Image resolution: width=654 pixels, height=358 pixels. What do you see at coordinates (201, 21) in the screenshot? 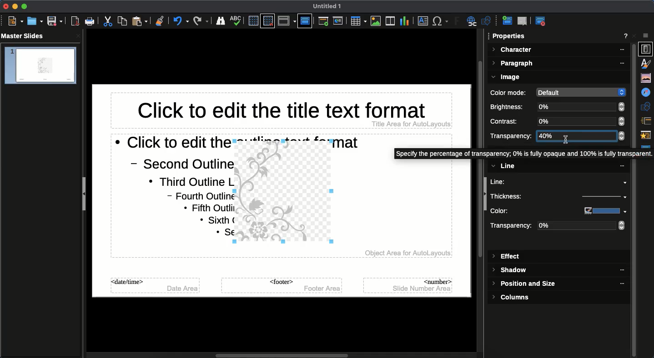
I see `Redo` at bounding box center [201, 21].